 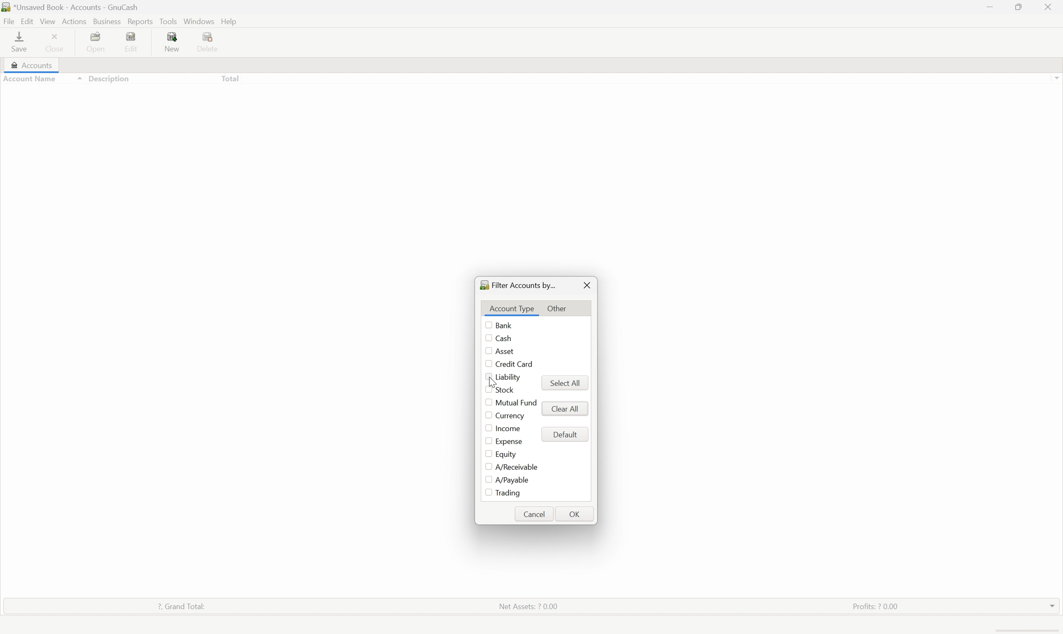 I want to click on Mutual fund, so click(x=516, y=403).